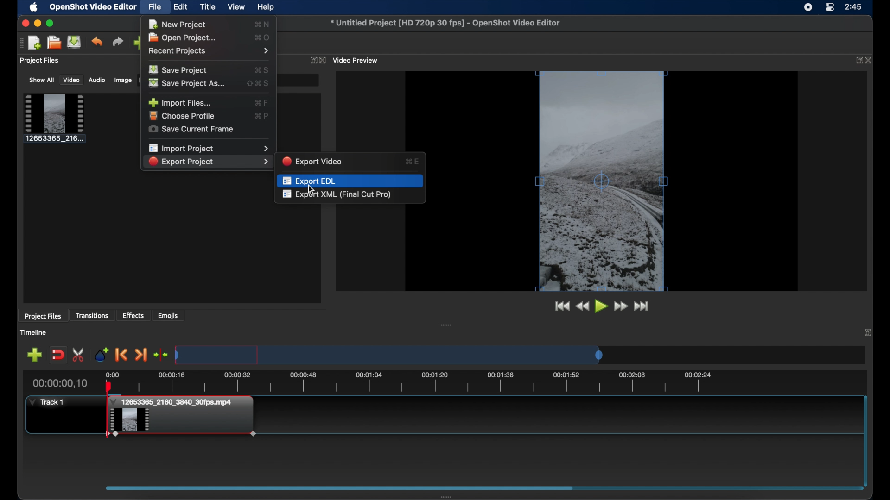 The image size is (890, 500). What do you see at coordinates (38, 23) in the screenshot?
I see `minimize` at bounding box center [38, 23].